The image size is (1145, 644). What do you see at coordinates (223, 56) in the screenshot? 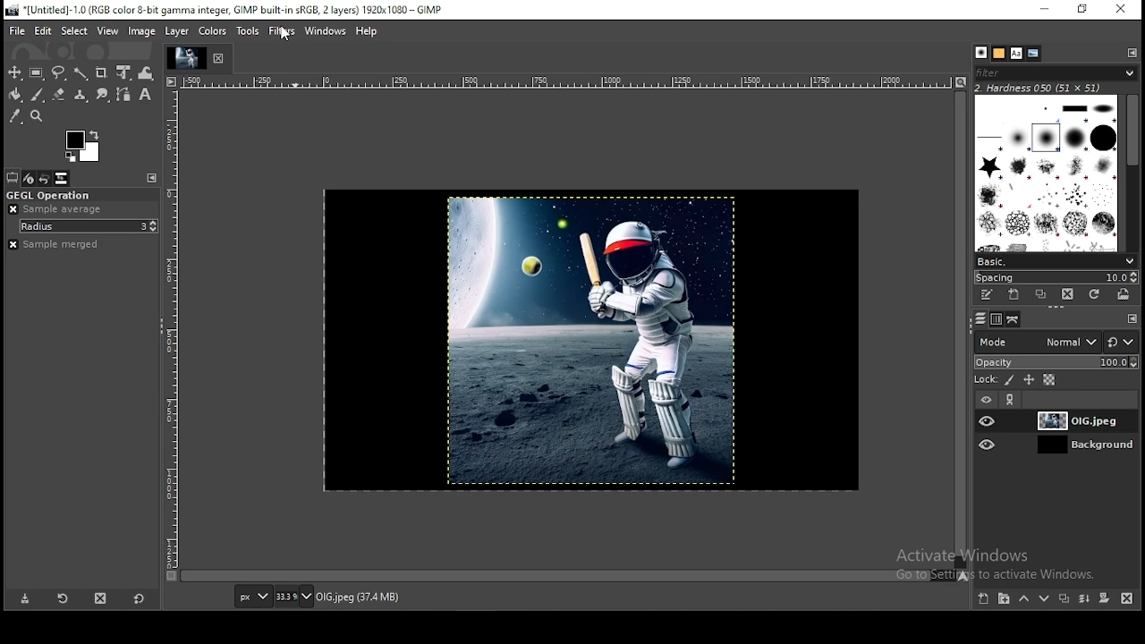
I see `close` at bounding box center [223, 56].